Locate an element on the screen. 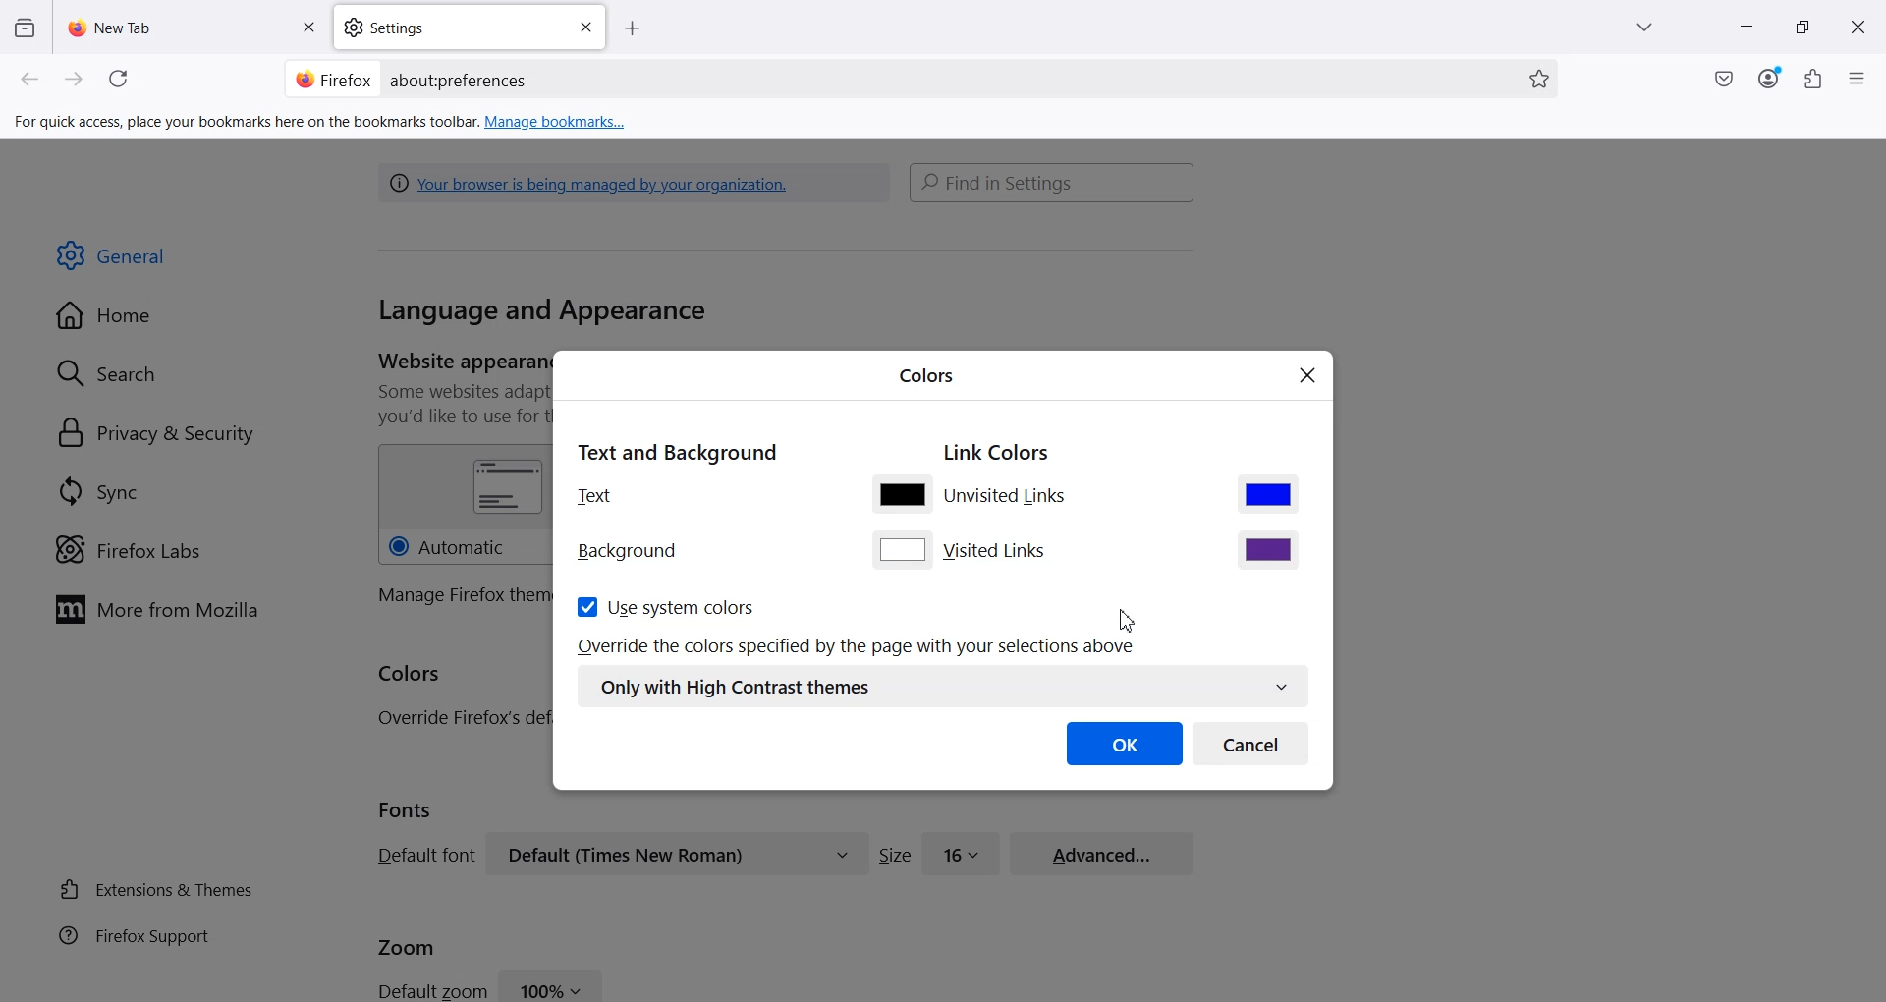 The height and width of the screenshot is (1002, 1886). Add New Tab is located at coordinates (633, 29).